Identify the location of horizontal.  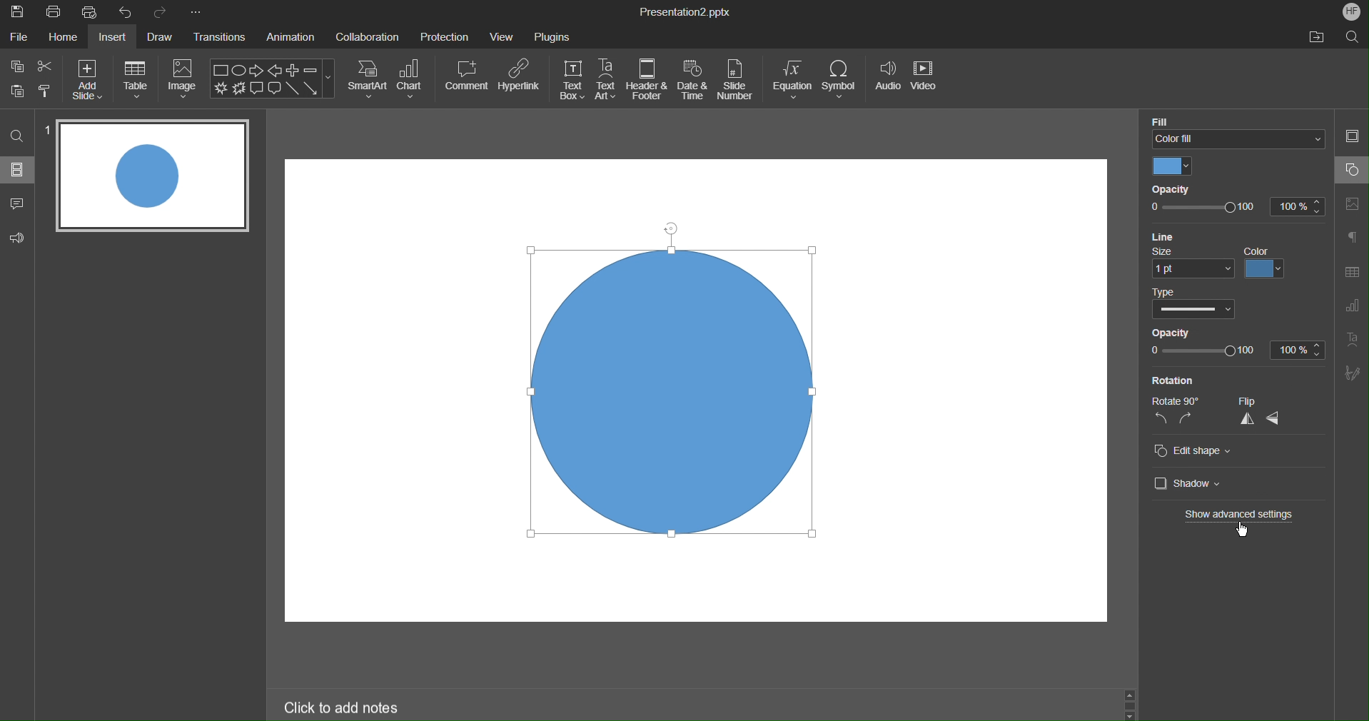
(1277, 419).